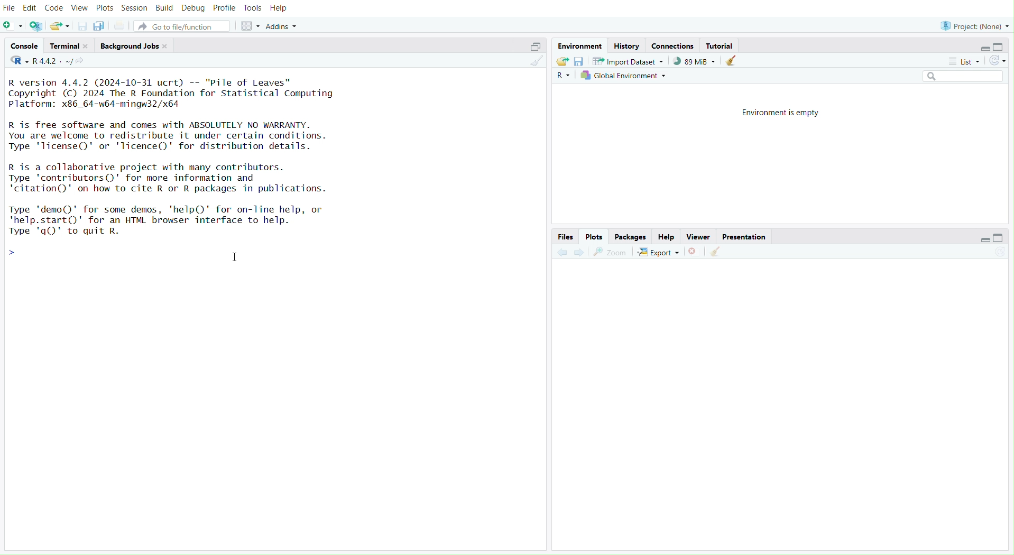  Describe the element at coordinates (118, 25) in the screenshot. I see `Print the current file` at that location.